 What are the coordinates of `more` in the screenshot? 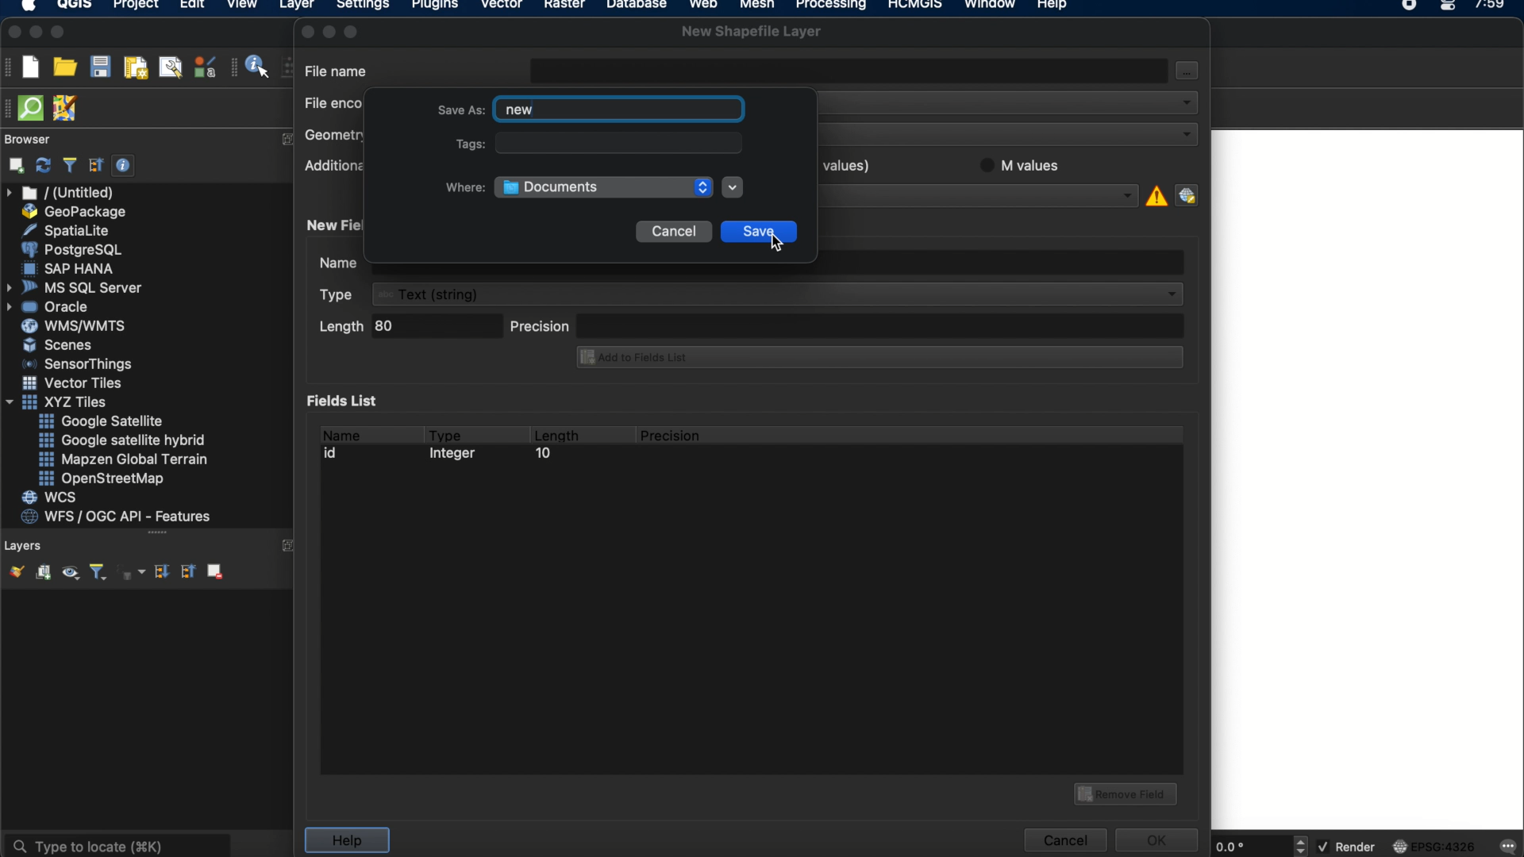 It's located at (158, 535).